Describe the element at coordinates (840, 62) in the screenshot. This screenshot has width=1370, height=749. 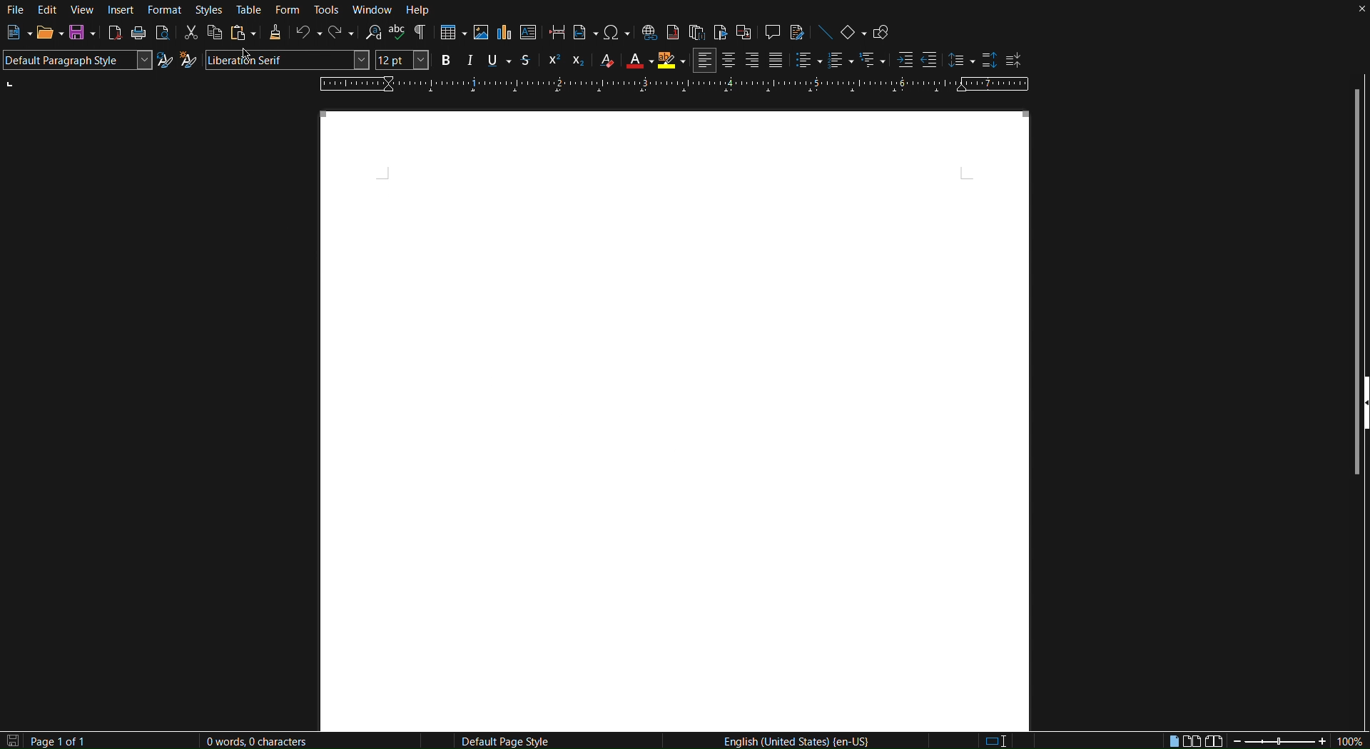
I see `Toggle ordered list` at that location.